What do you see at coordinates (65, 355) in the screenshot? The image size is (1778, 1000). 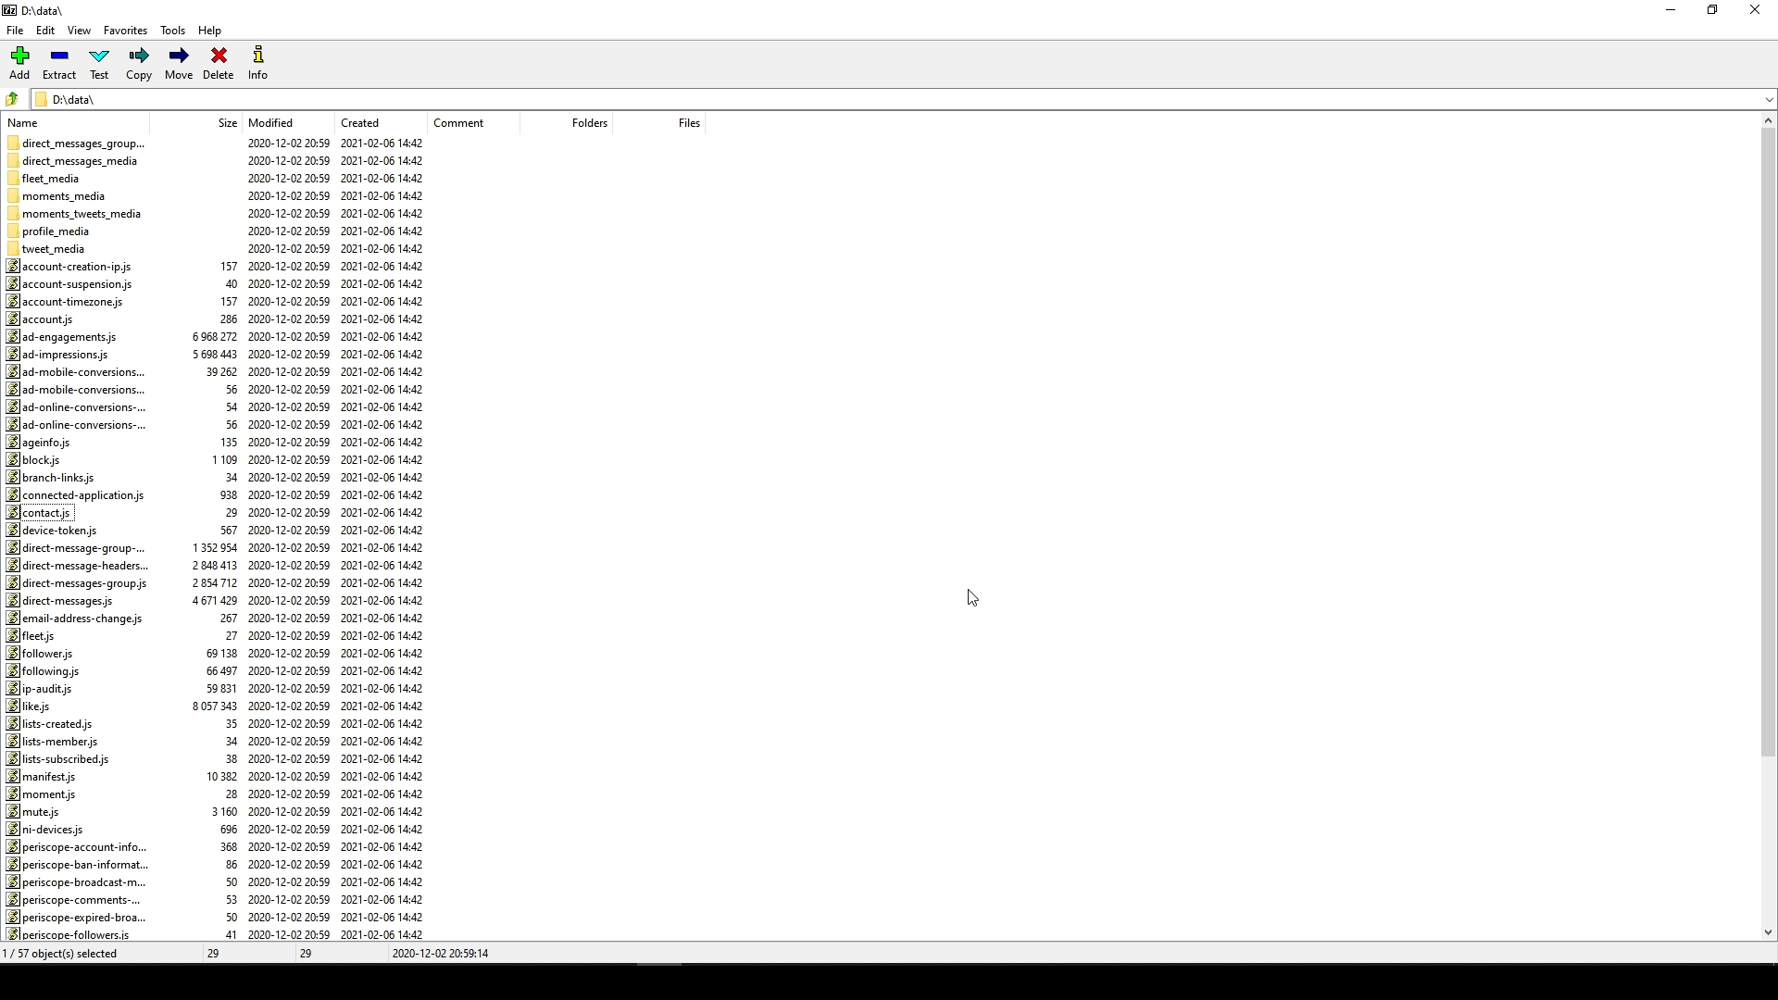 I see `ad-impressions.js` at bounding box center [65, 355].